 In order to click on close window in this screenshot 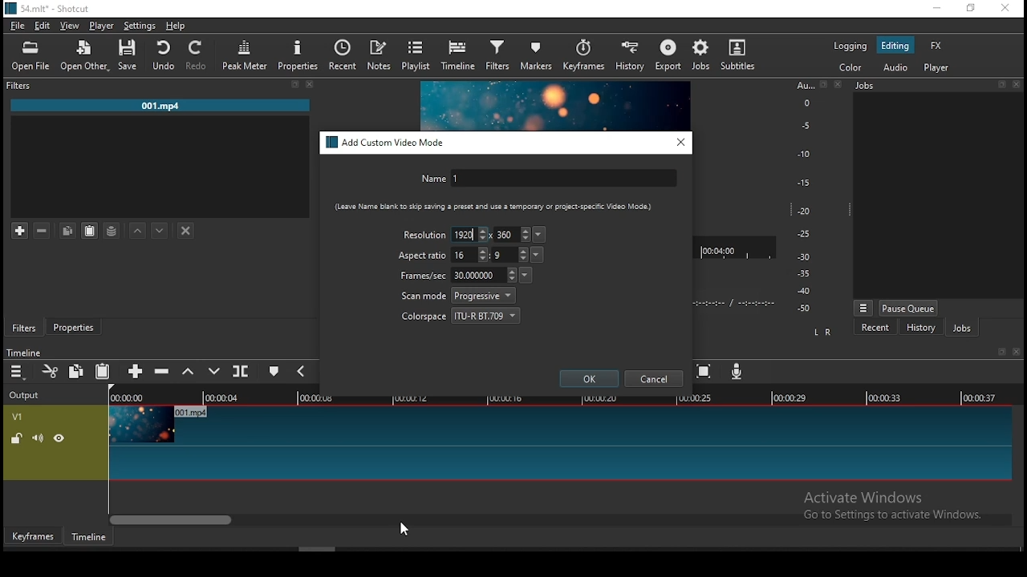, I will do `click(1005, 9)`.